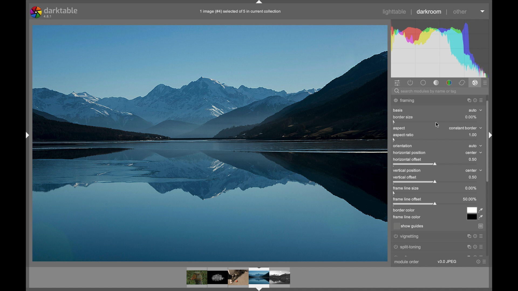  I want to click on more options, so click(475, 100).